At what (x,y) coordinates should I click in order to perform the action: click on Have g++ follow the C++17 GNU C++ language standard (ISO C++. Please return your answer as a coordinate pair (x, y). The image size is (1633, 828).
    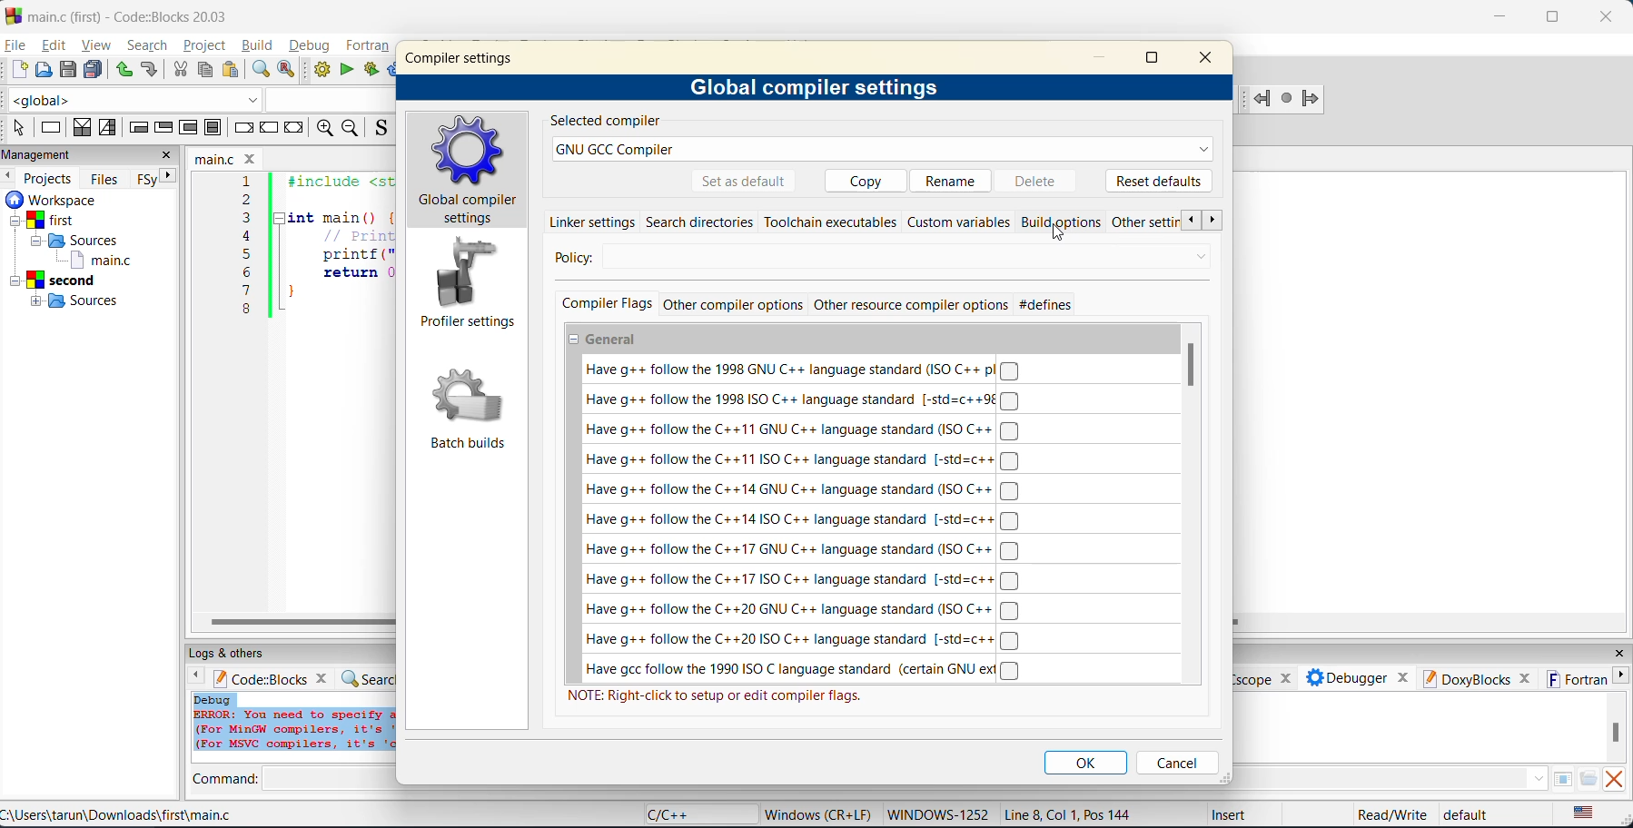
    Looking at the image, I should click on (802, 549).